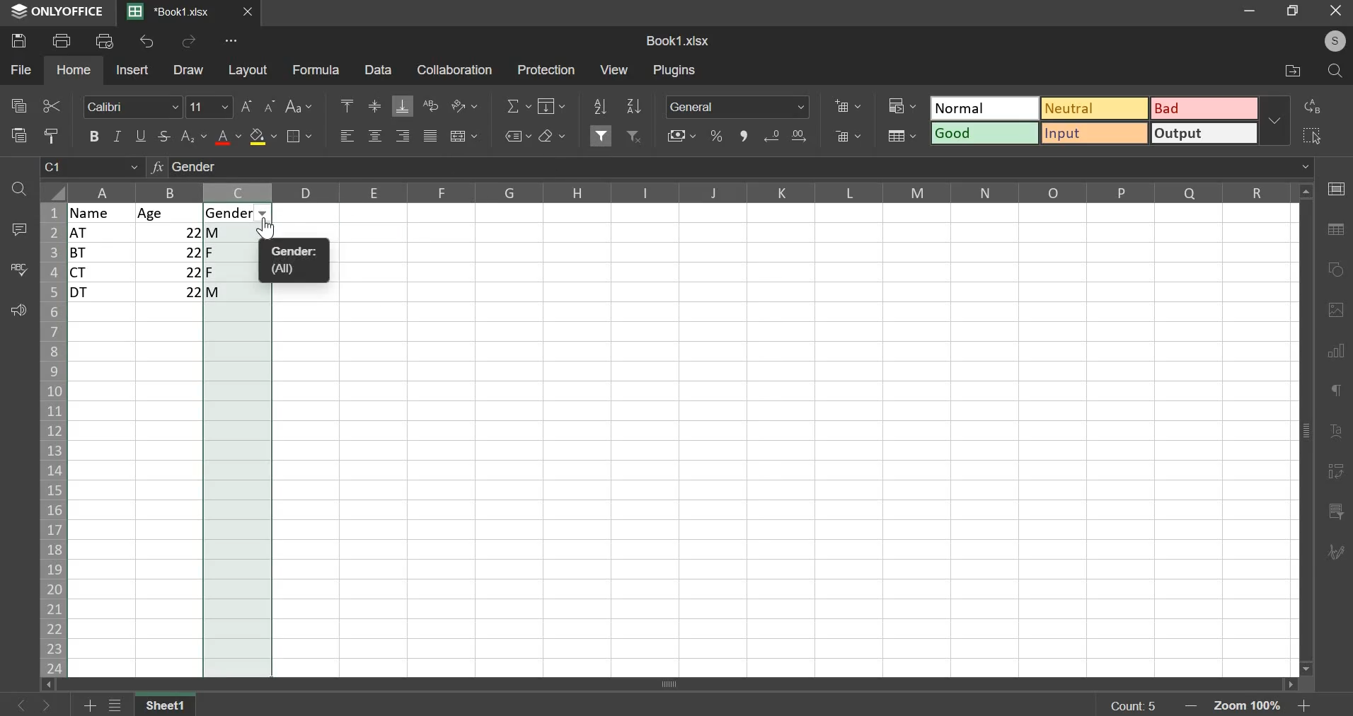 This screenshot has width=1353, height=716. Describe the element at coordinates (347, 136) in the screenshot. I see `left align` at that location.